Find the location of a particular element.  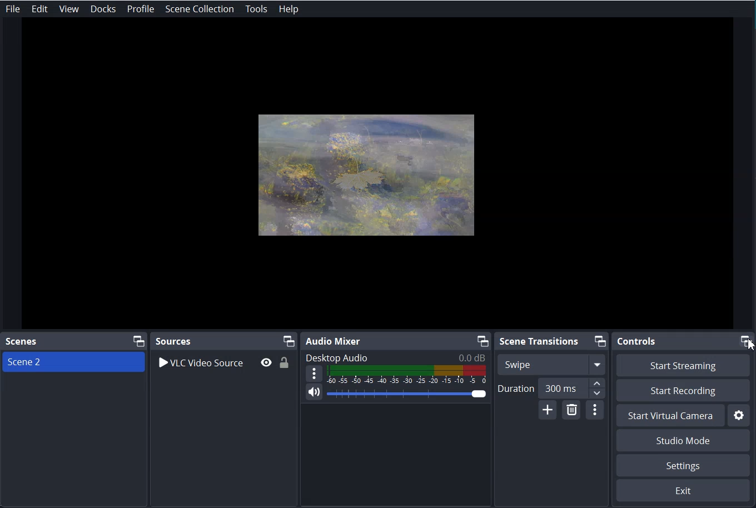

Swipe is located at coordinates (551, 364).